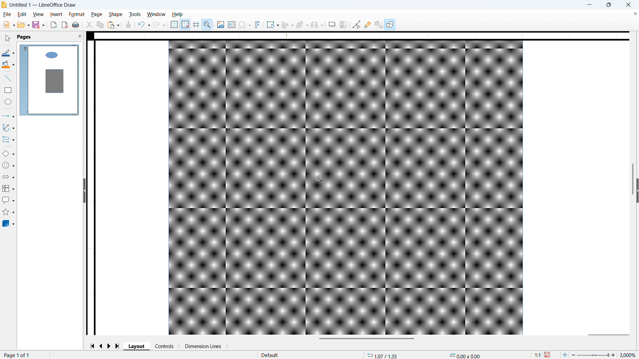 Image resolution: width=639 pixels, height=359 pixels. I want to click on Cursor as zoom tool, so click(319, 179).